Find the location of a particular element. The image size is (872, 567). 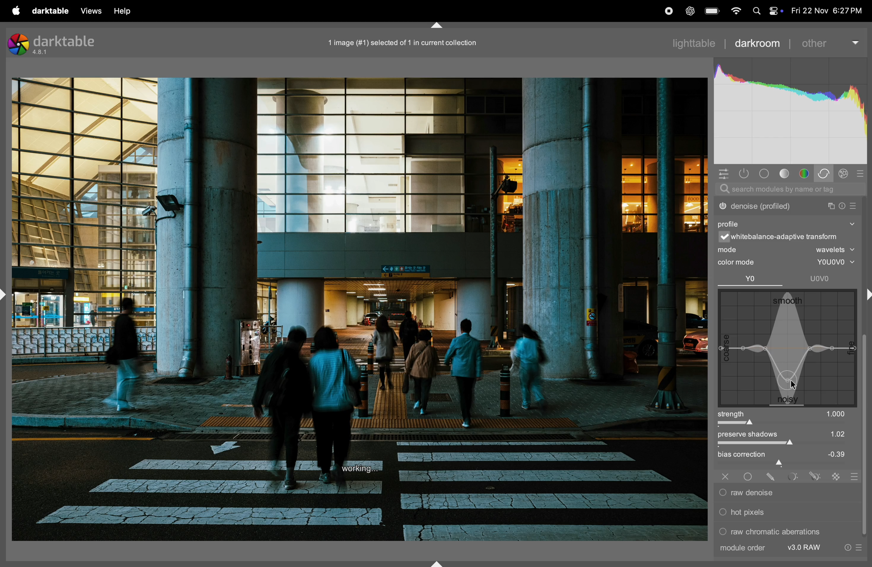

color mode is located at coordinates (737, 264).